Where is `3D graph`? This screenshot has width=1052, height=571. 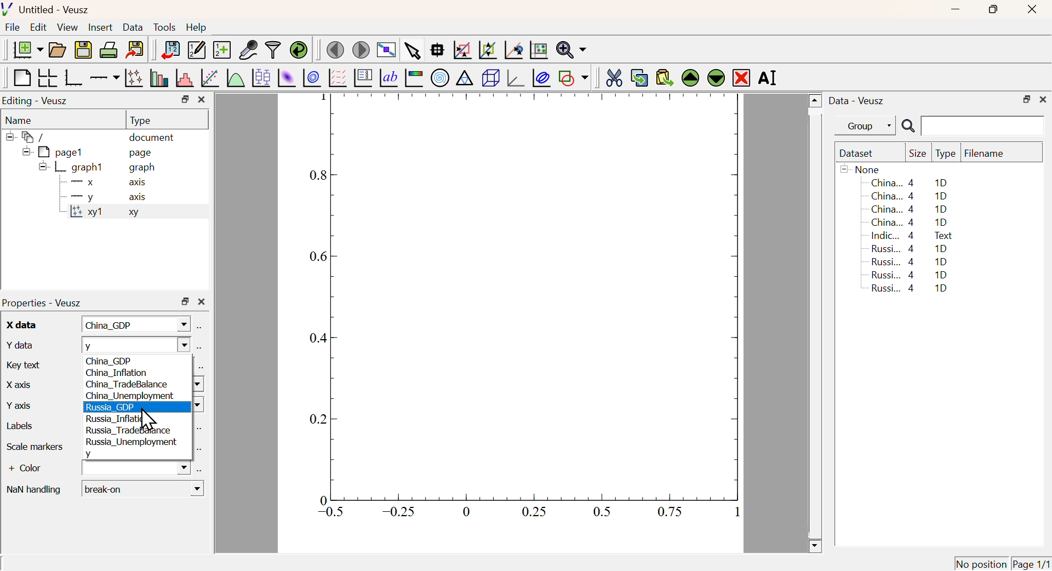
3D graph is located at coordinates (517, 79).